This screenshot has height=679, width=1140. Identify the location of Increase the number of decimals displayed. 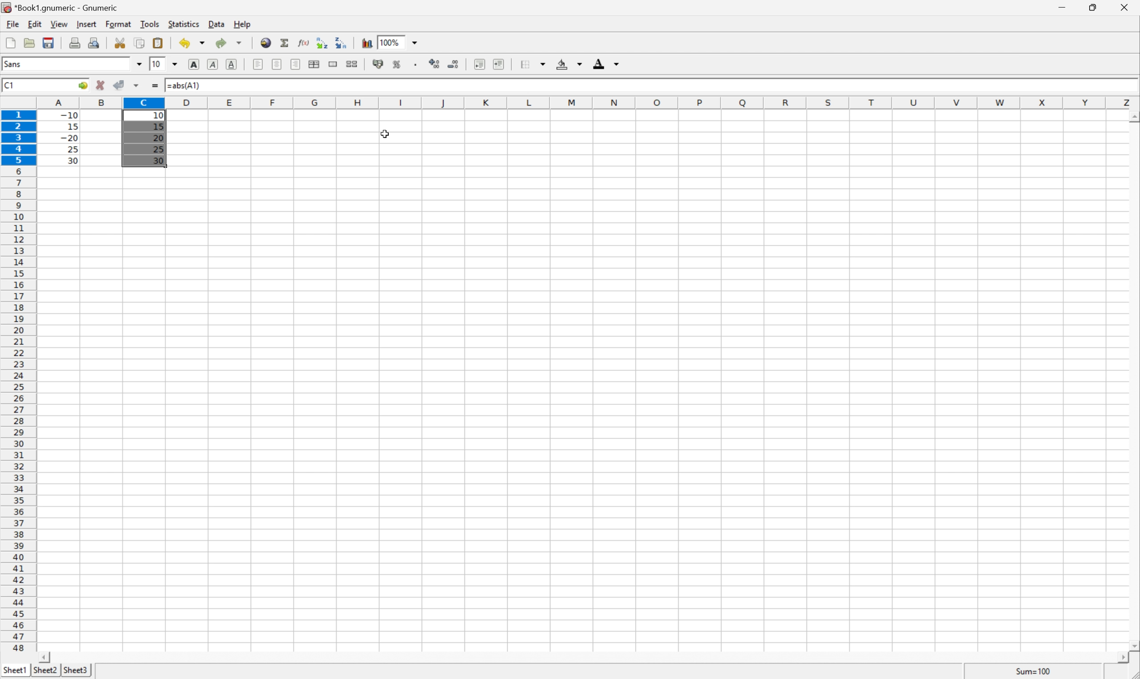
(437, 65).